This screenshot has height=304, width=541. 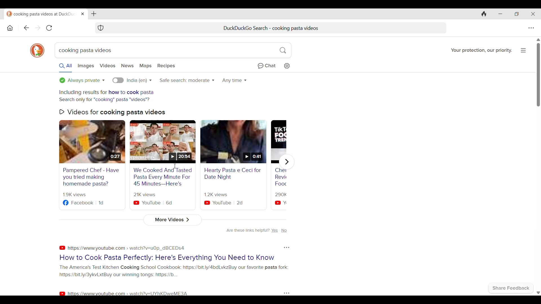 I want to click on Show next video, so click(x=287, y=161).